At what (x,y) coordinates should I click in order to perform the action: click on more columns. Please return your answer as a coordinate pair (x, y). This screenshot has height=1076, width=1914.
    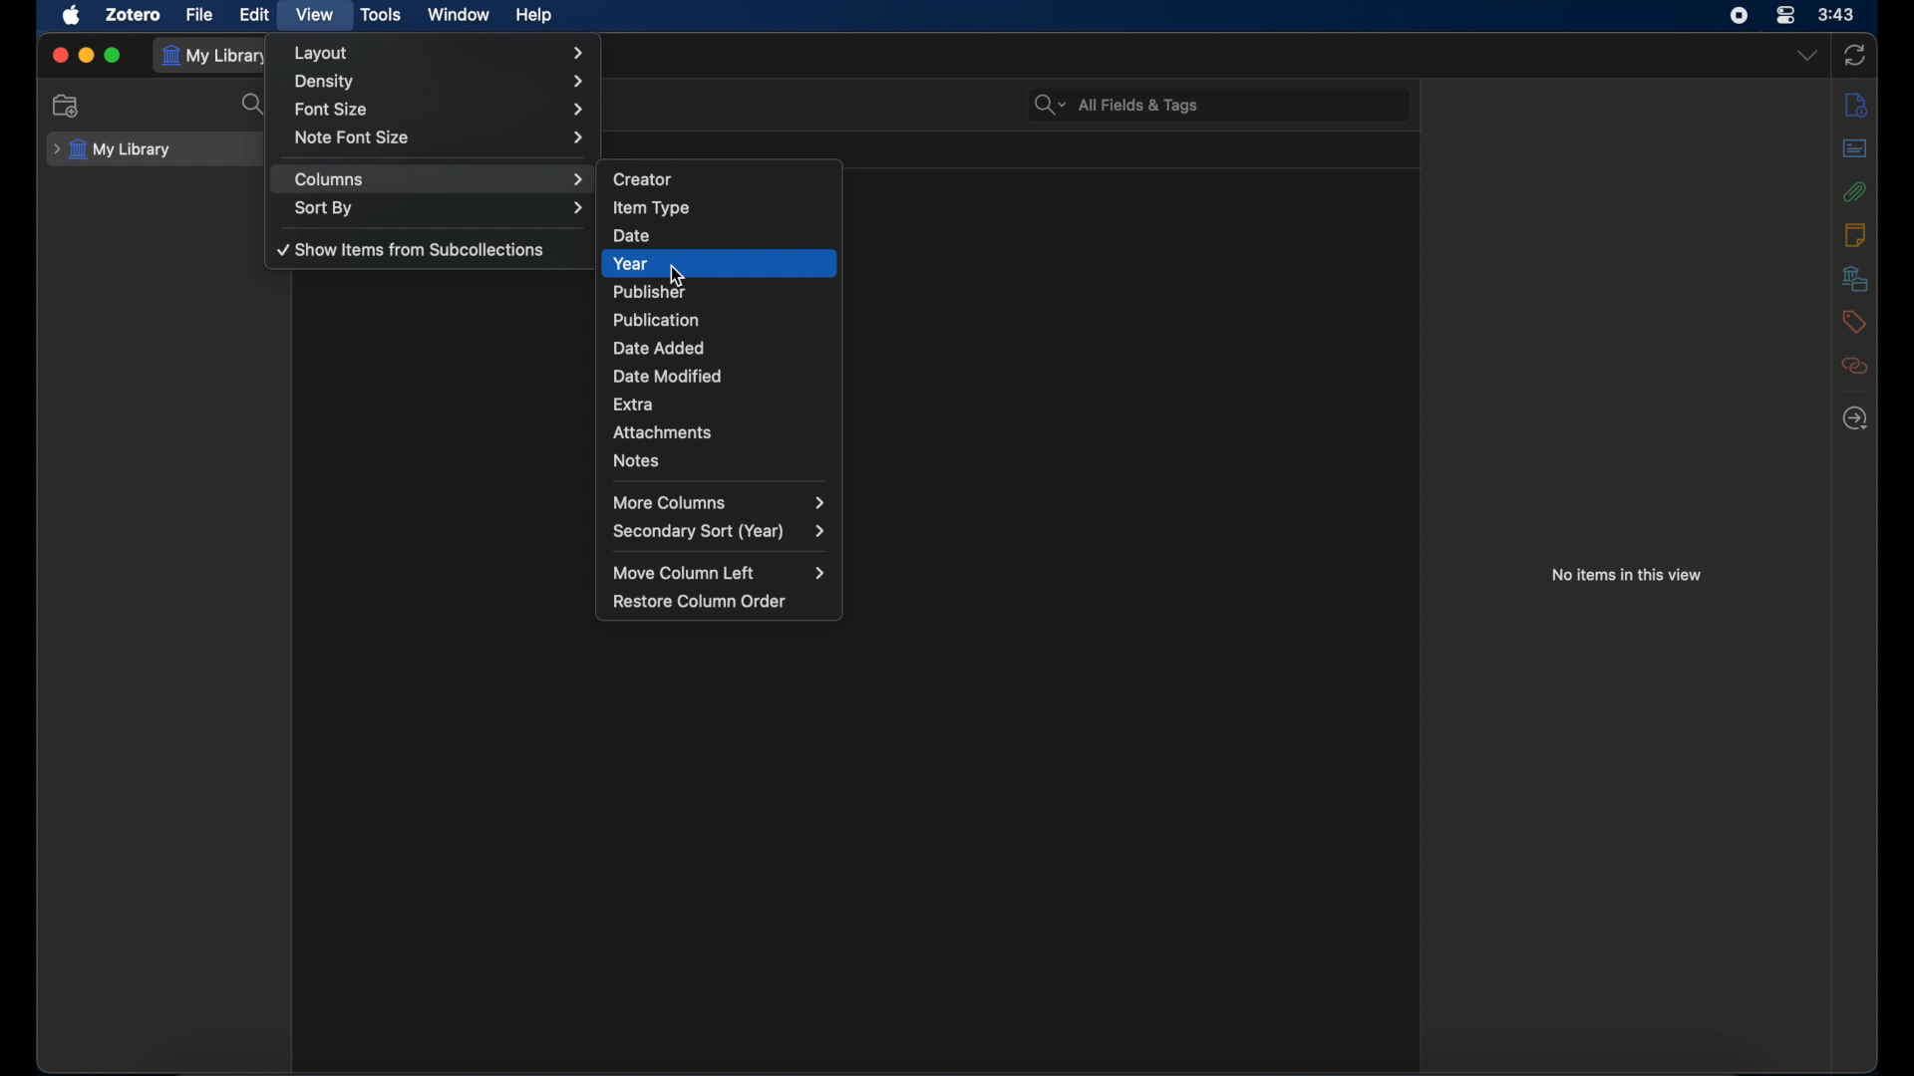
    Looking at the image, I should click on (720, 502).